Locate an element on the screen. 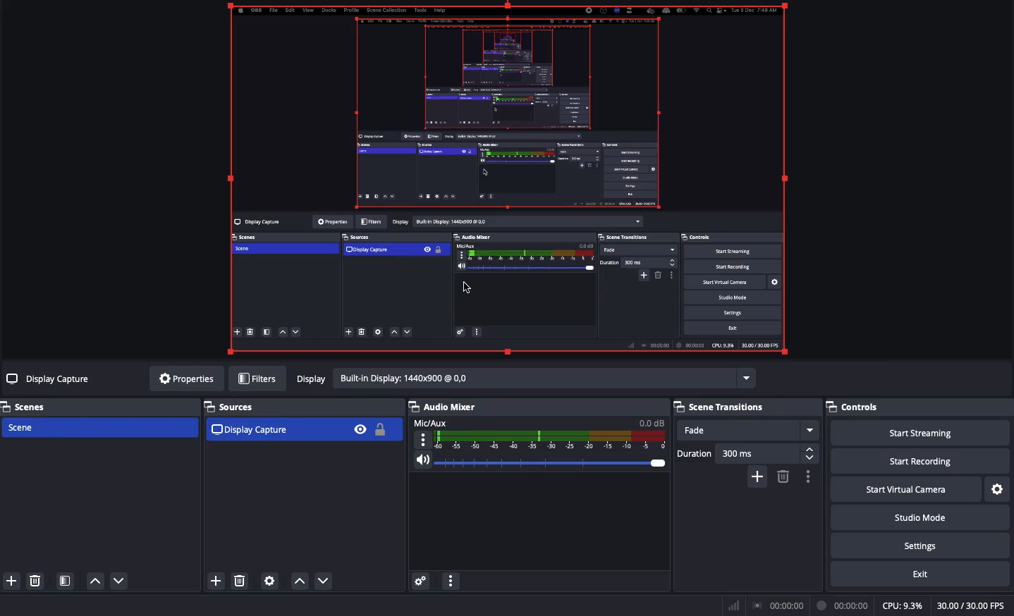 The width and height of the screenshot is (1014, 616). Start streaming is located at coordinates (922, 433).